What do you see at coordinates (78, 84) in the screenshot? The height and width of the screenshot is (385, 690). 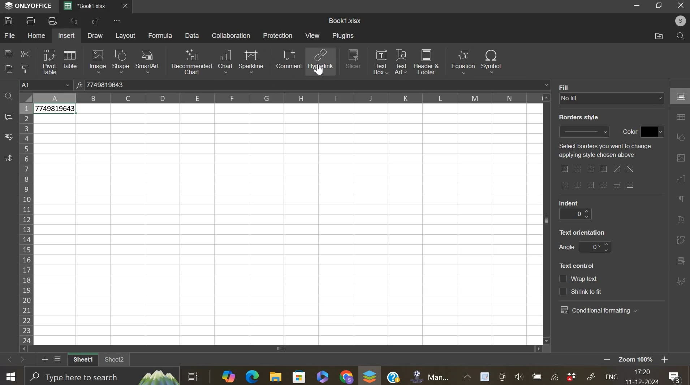 I see `function` at bounding box center [78, 84].